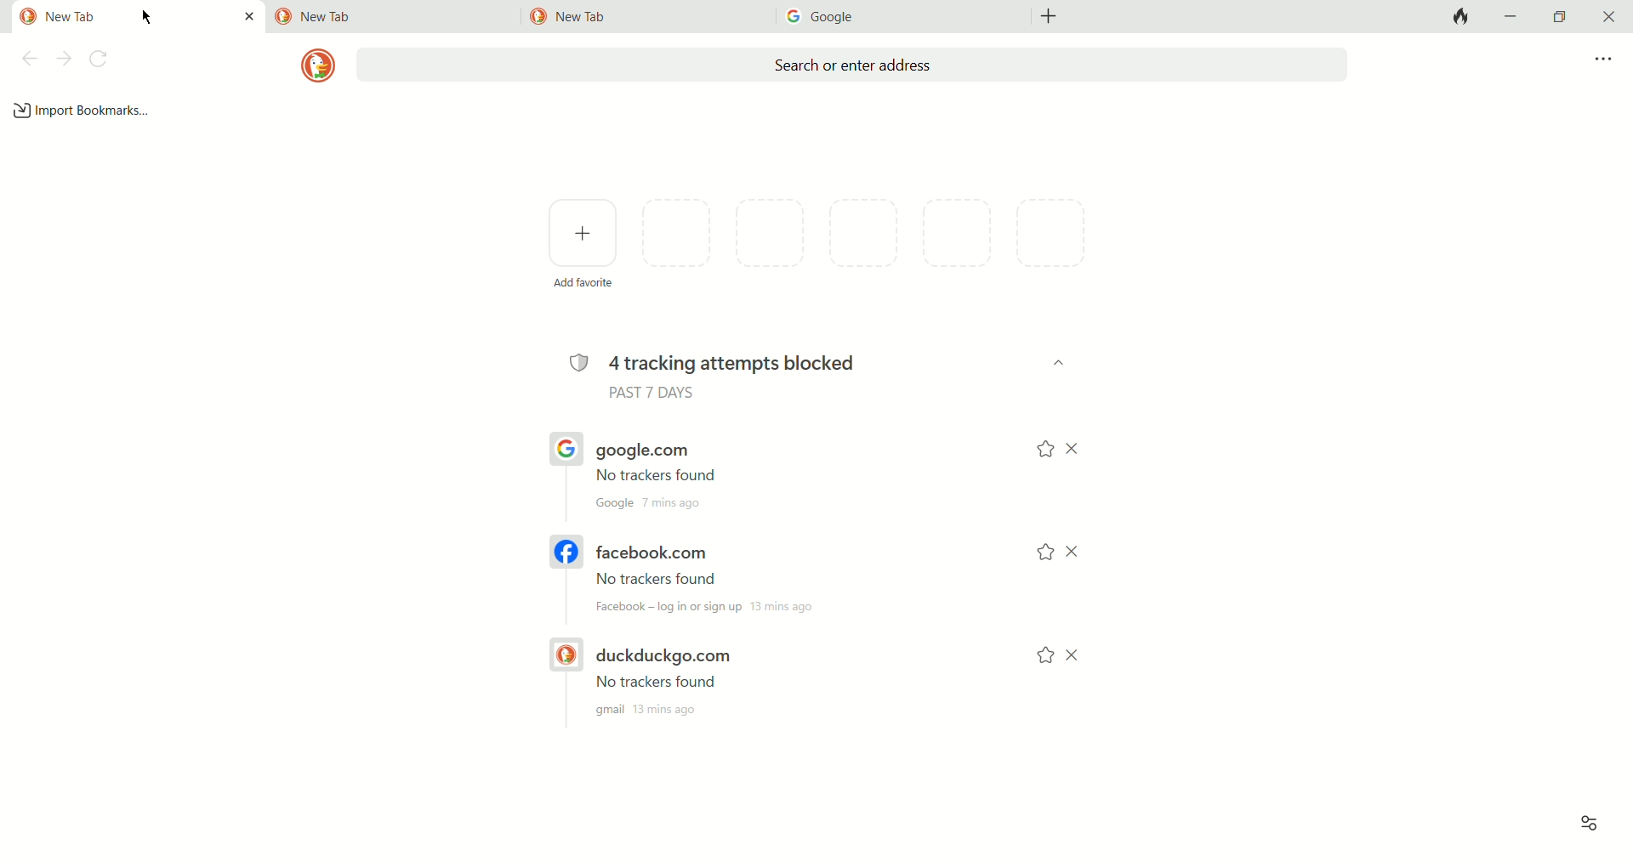  Describe the element at coordinates (1585, 827) in the screenshot. I see `view options` at that location.